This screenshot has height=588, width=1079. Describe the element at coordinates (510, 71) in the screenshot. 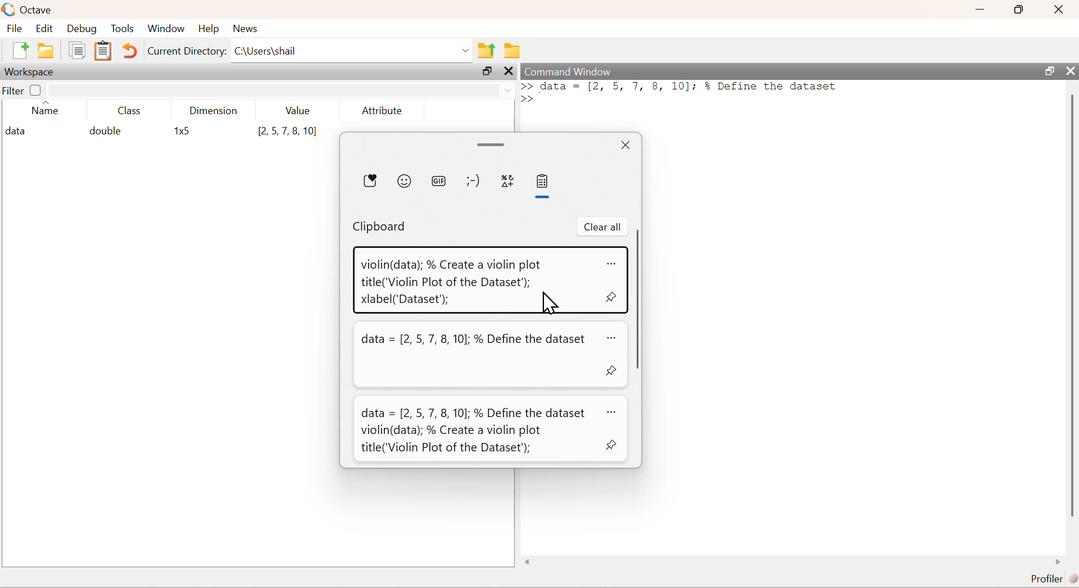

I see `close` at that location.